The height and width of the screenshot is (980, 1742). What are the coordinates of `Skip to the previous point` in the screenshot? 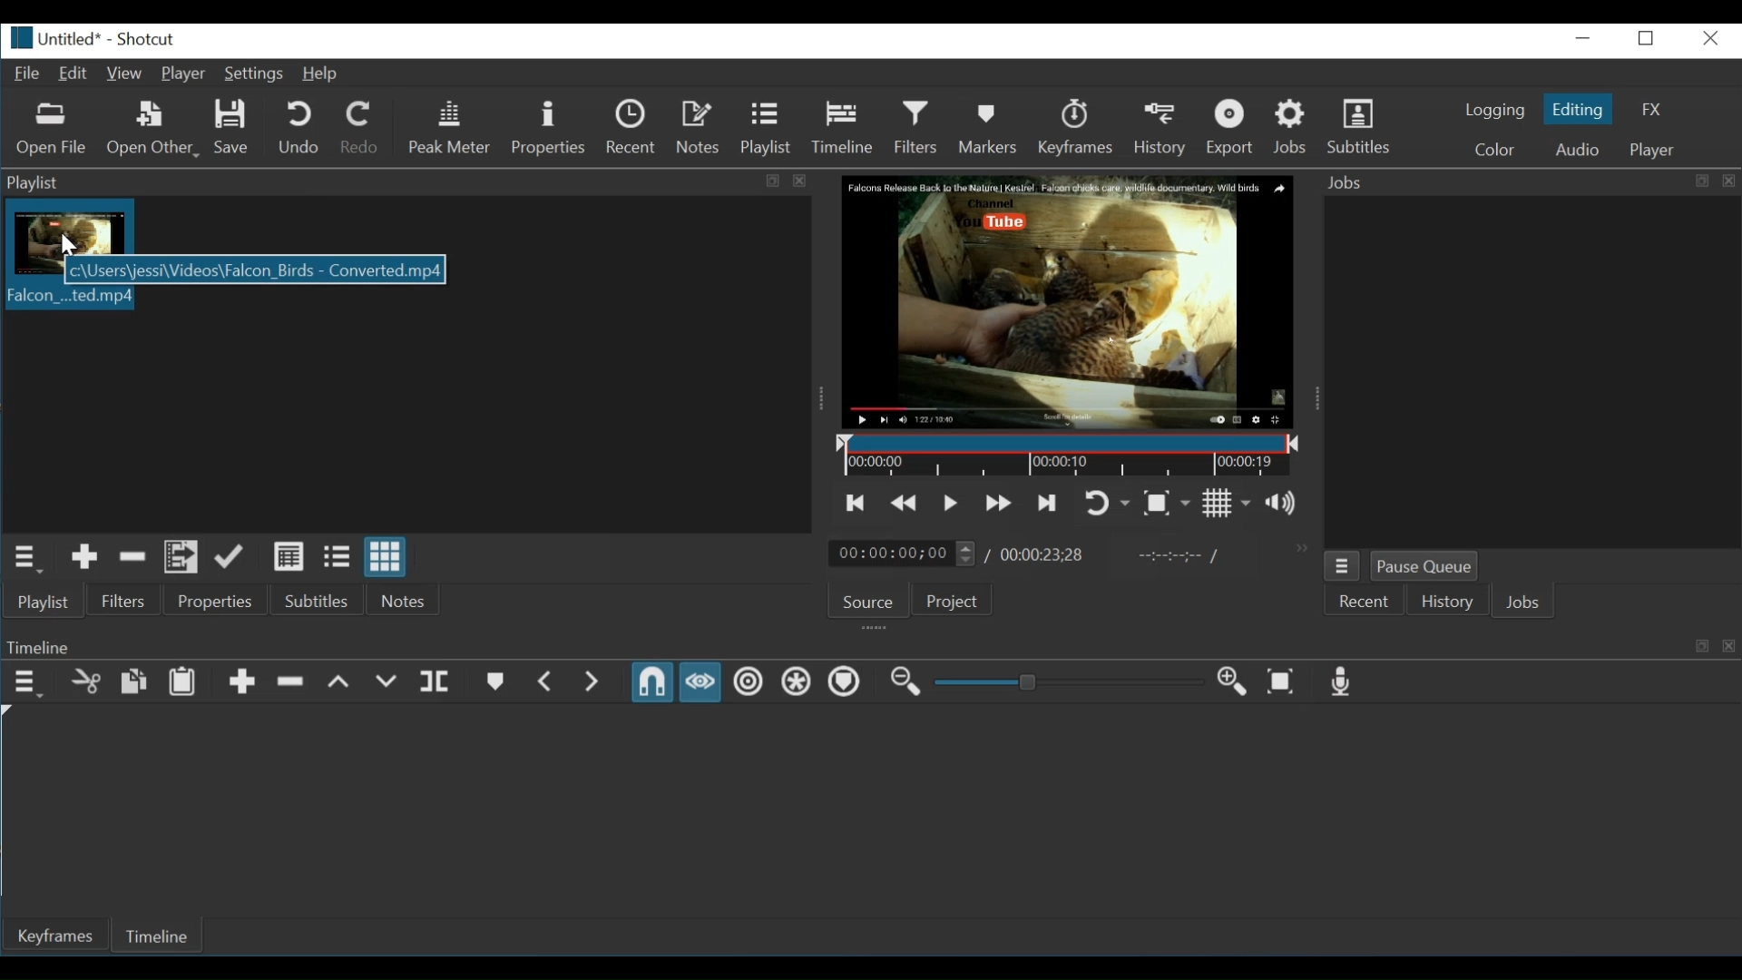 It's located at (856, 504).